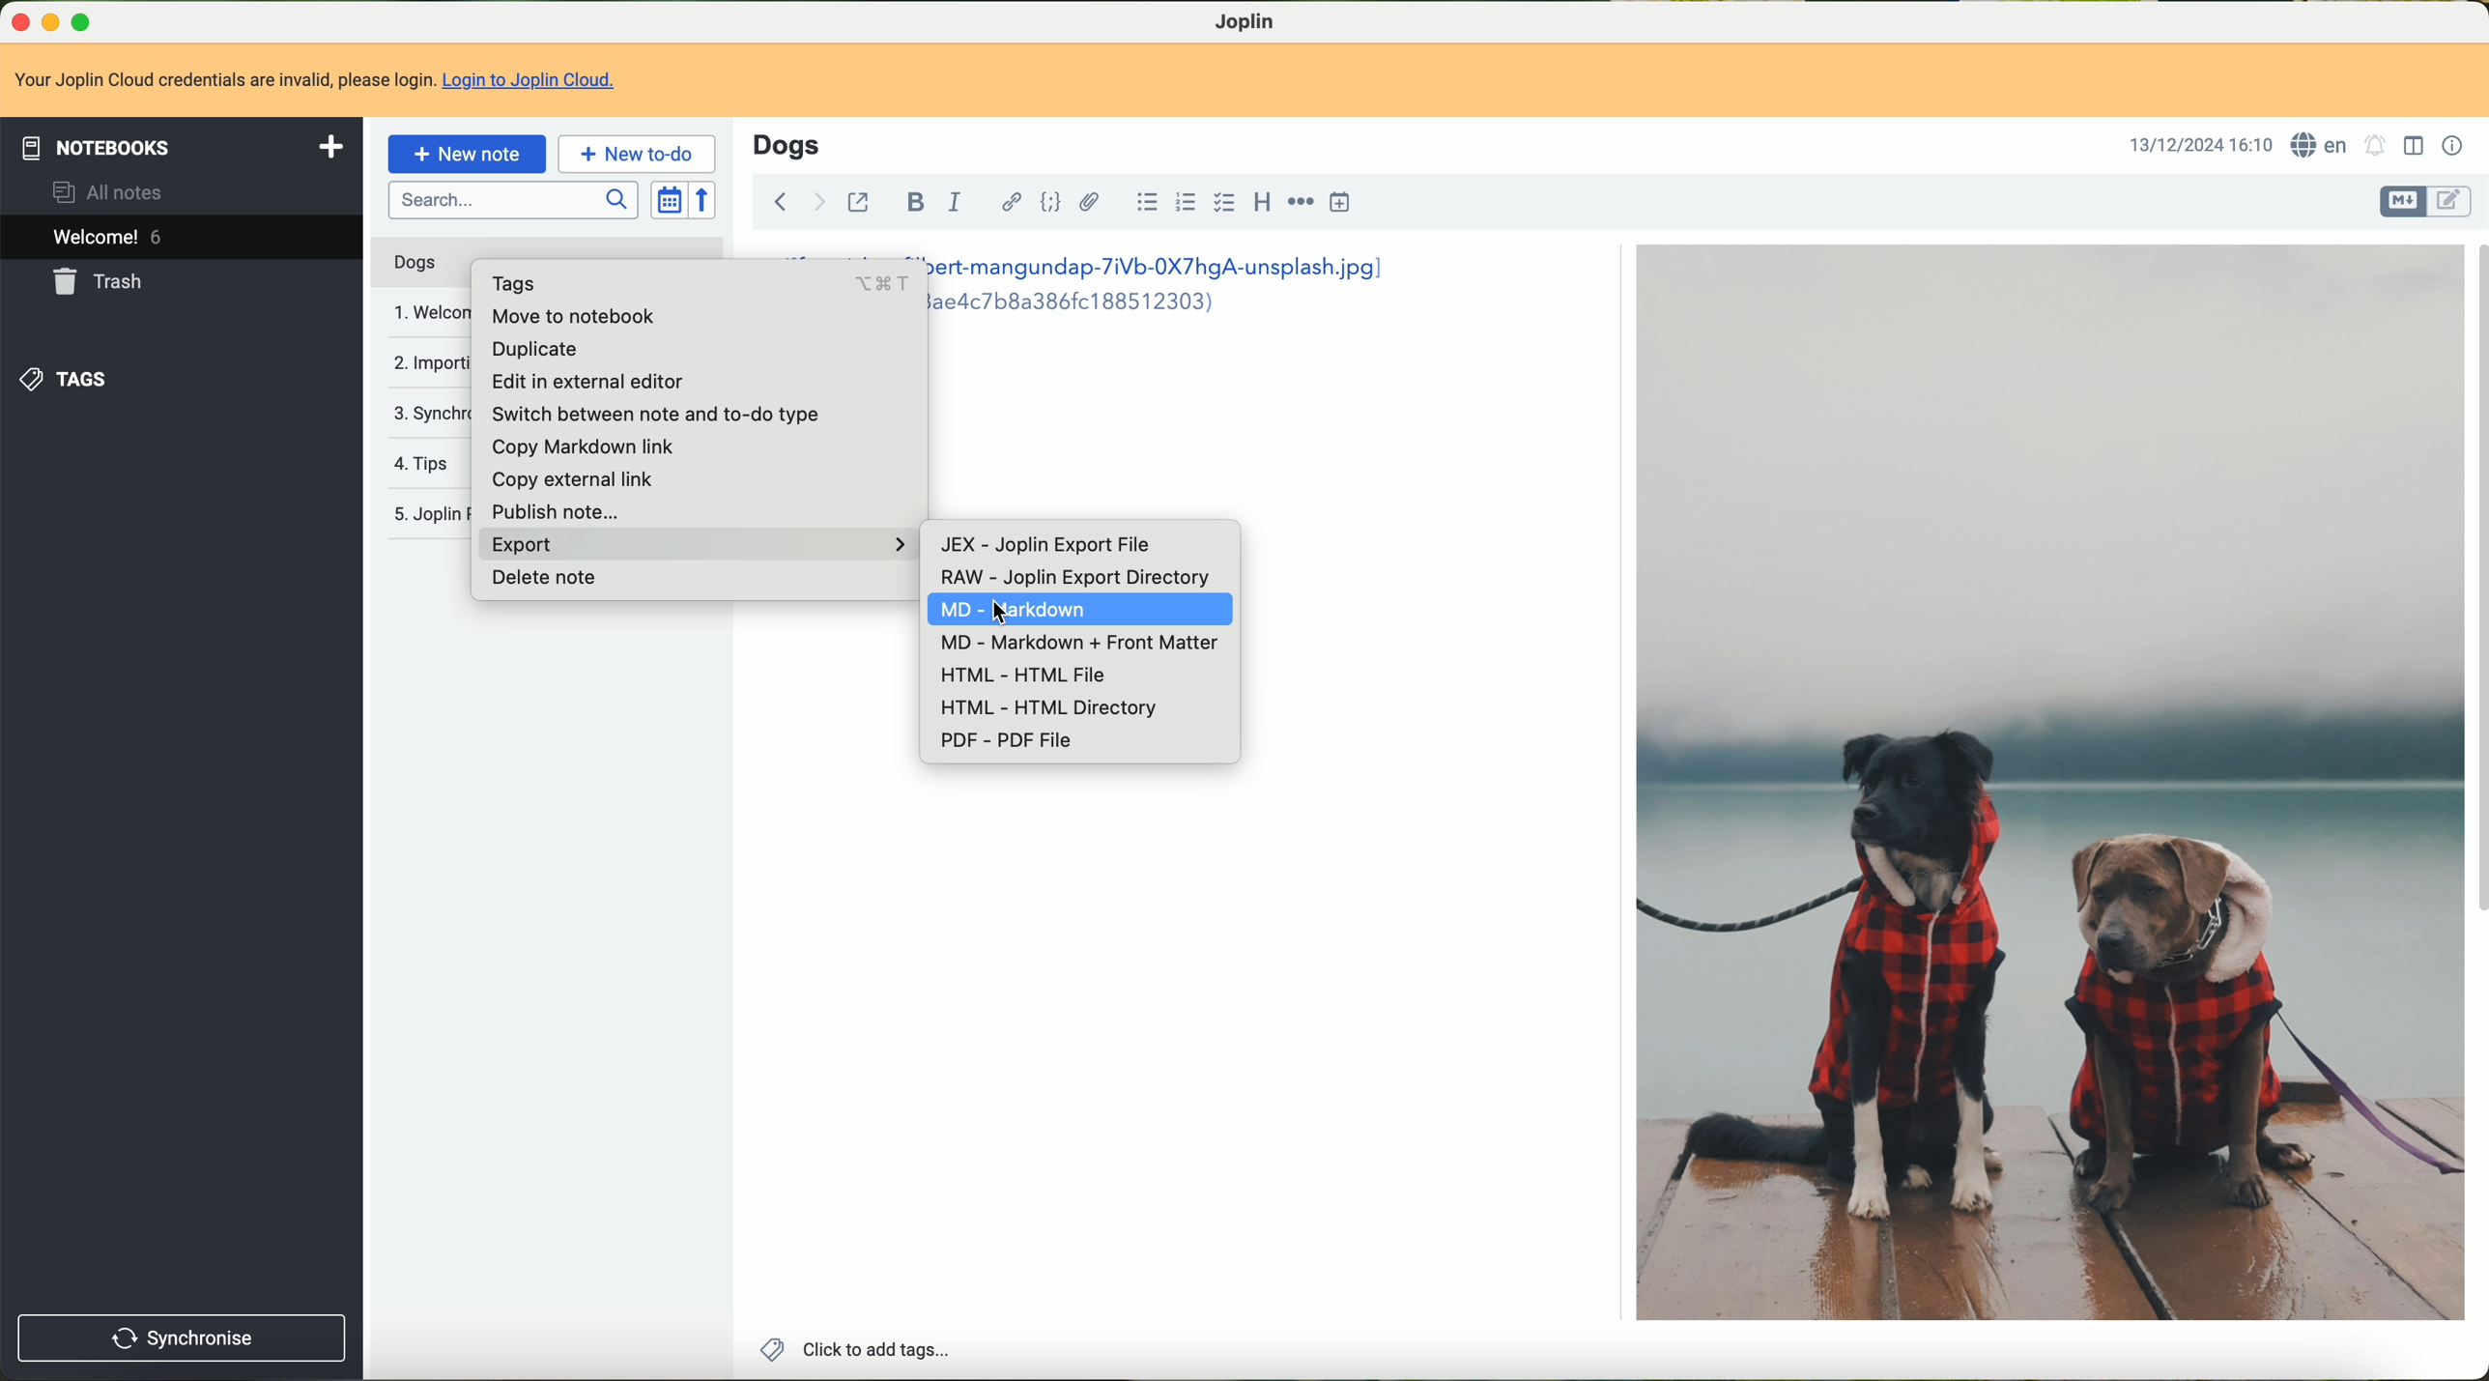 The width and height of the screenshot is (2489, 1381). Describe the element at coordinates (2320, 144) in the screenshot. I see `language` at that location.